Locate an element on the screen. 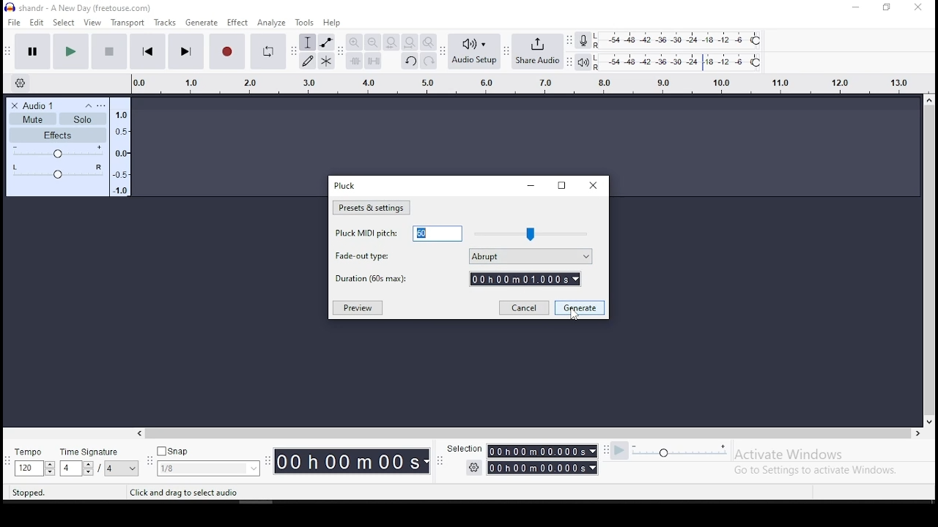  multi tool is located at coordinates (327, 60).